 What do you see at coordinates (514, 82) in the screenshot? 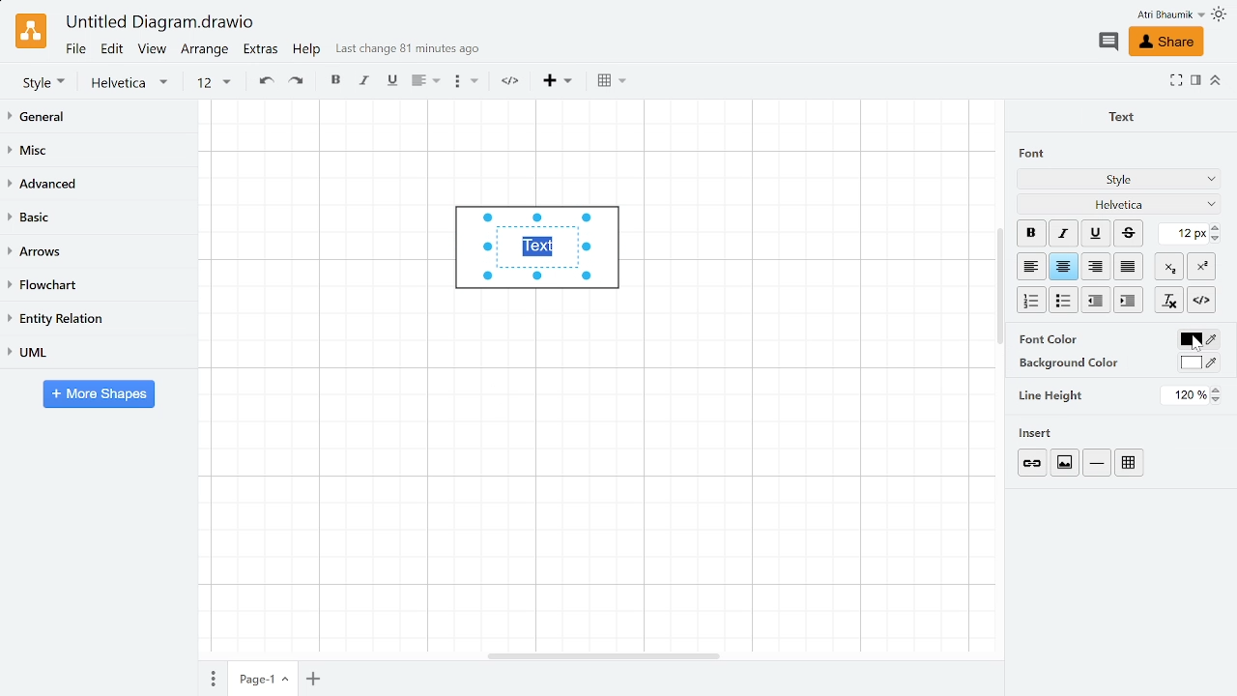
I see `link` at bounding box center [514, 82].